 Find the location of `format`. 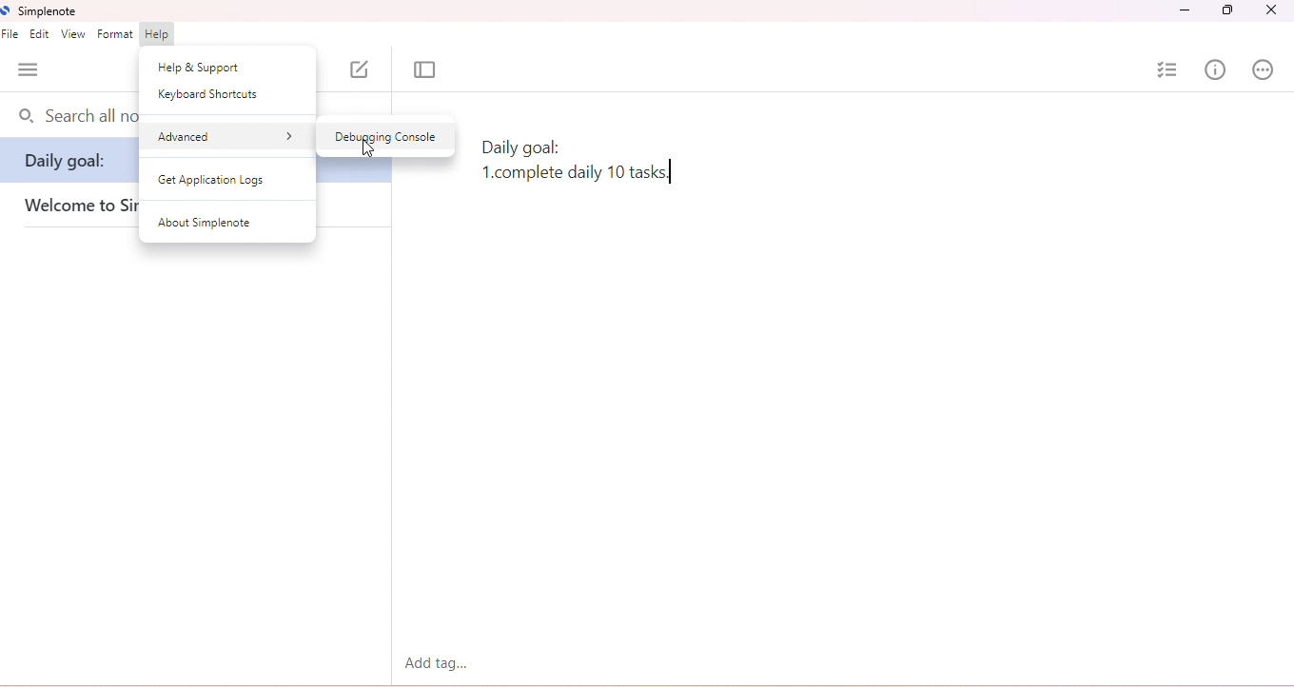

format is located at coordinates (115, 34).